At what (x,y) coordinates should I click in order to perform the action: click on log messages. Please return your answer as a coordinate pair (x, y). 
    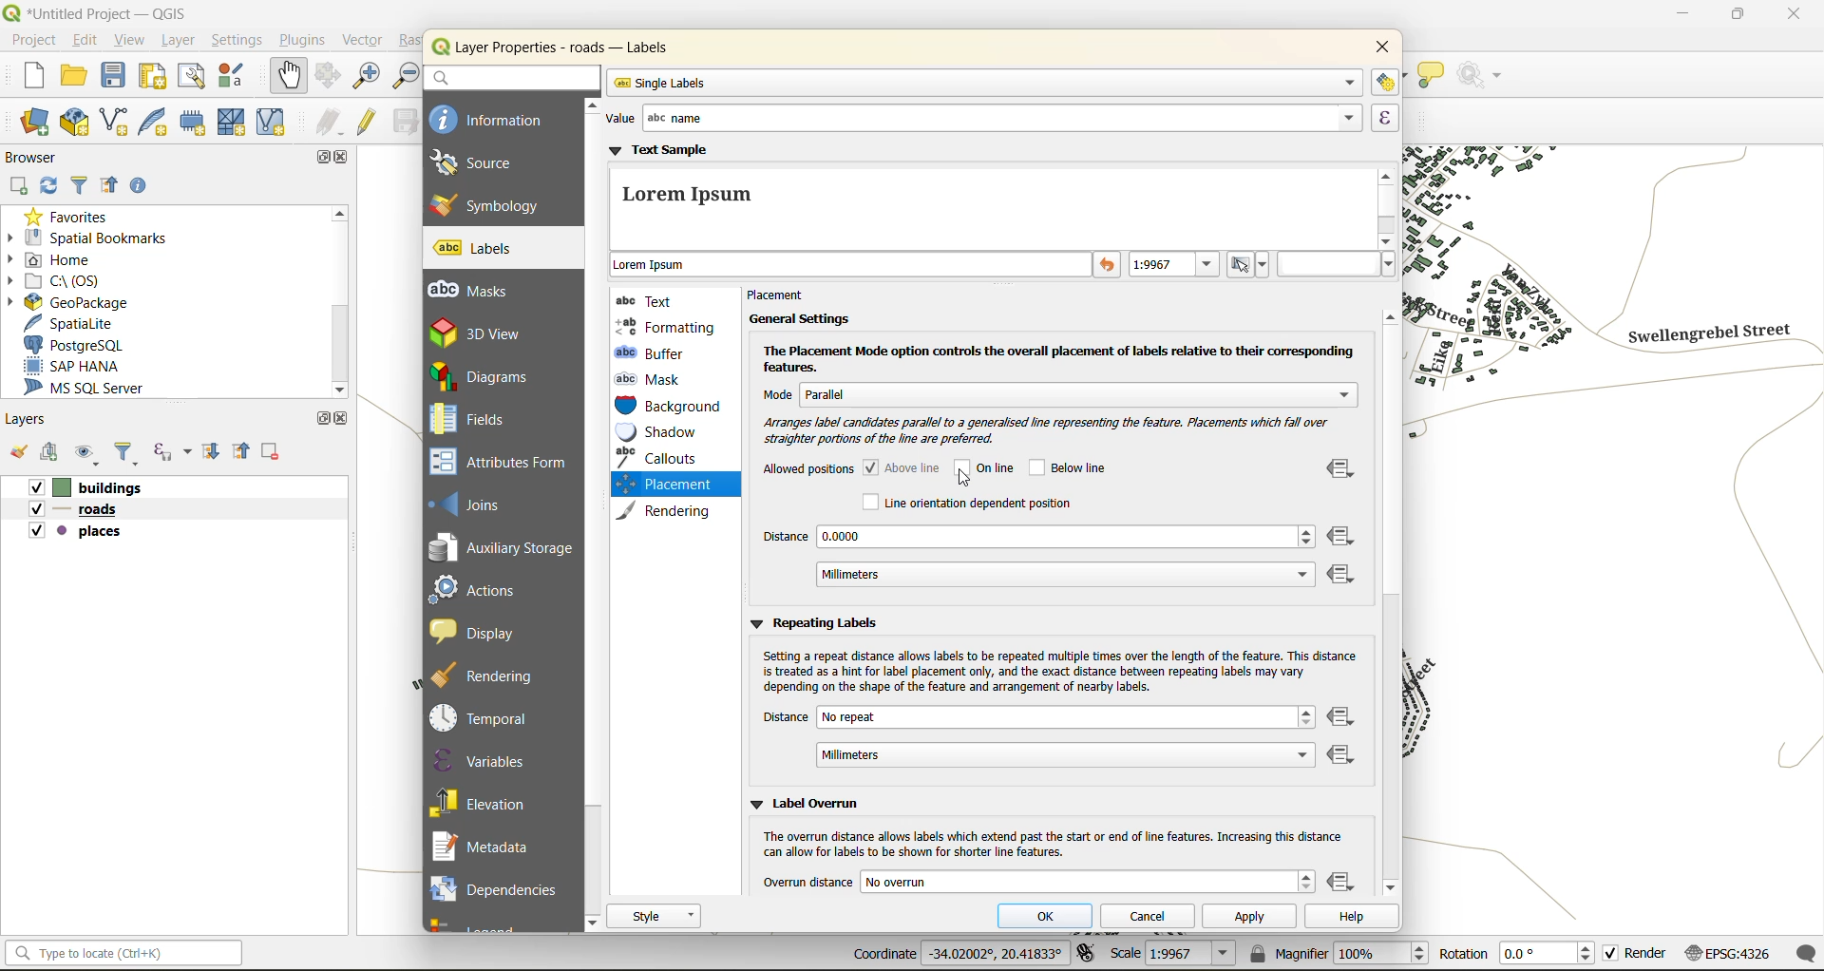
    Looking at the image, I should click on (1801, 954).